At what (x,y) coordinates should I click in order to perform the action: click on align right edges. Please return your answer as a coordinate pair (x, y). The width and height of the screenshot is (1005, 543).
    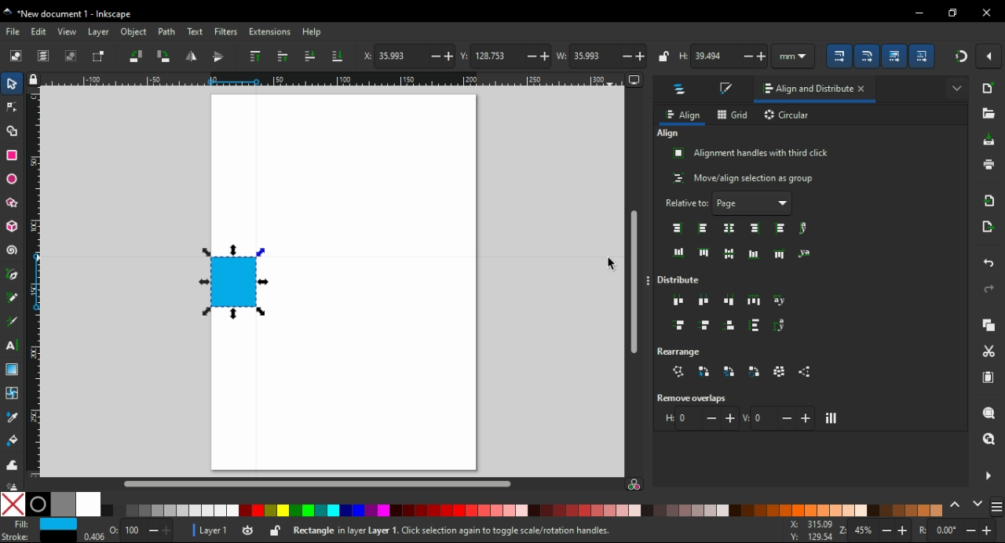
    Looking at the image, I should click on (755, 229).